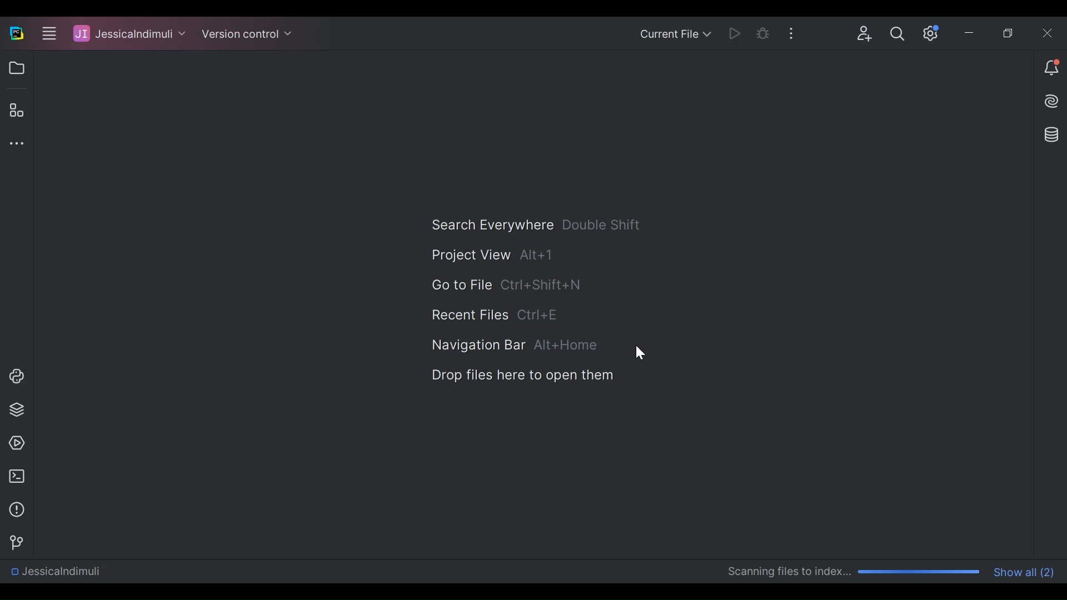 This screenshot has height=600, width=1067. I want to click on More Tool window, so click(14, 143).